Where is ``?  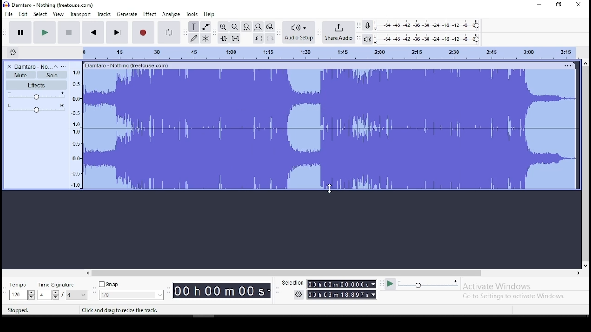  is located at coordinates (358, 25).